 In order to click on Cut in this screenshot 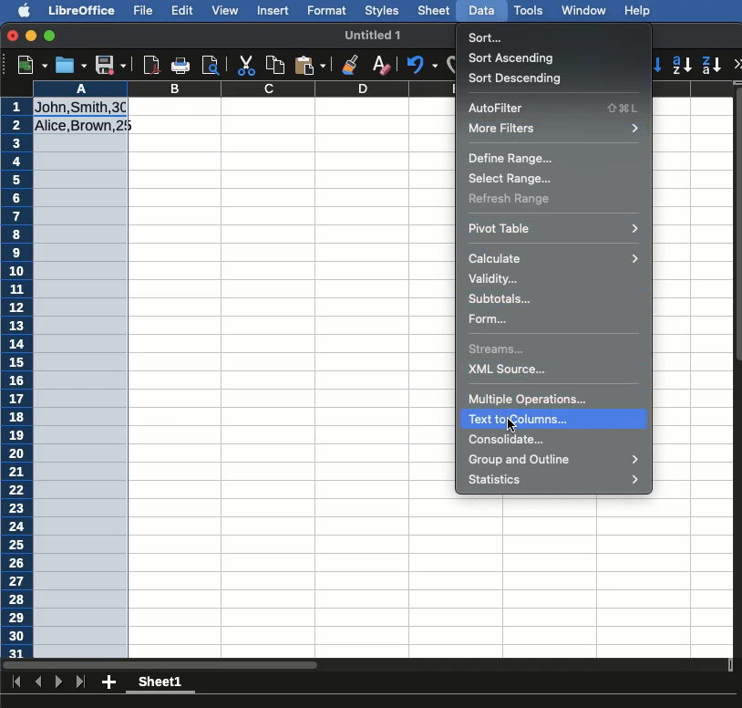, I will do `click(247, 63)`.